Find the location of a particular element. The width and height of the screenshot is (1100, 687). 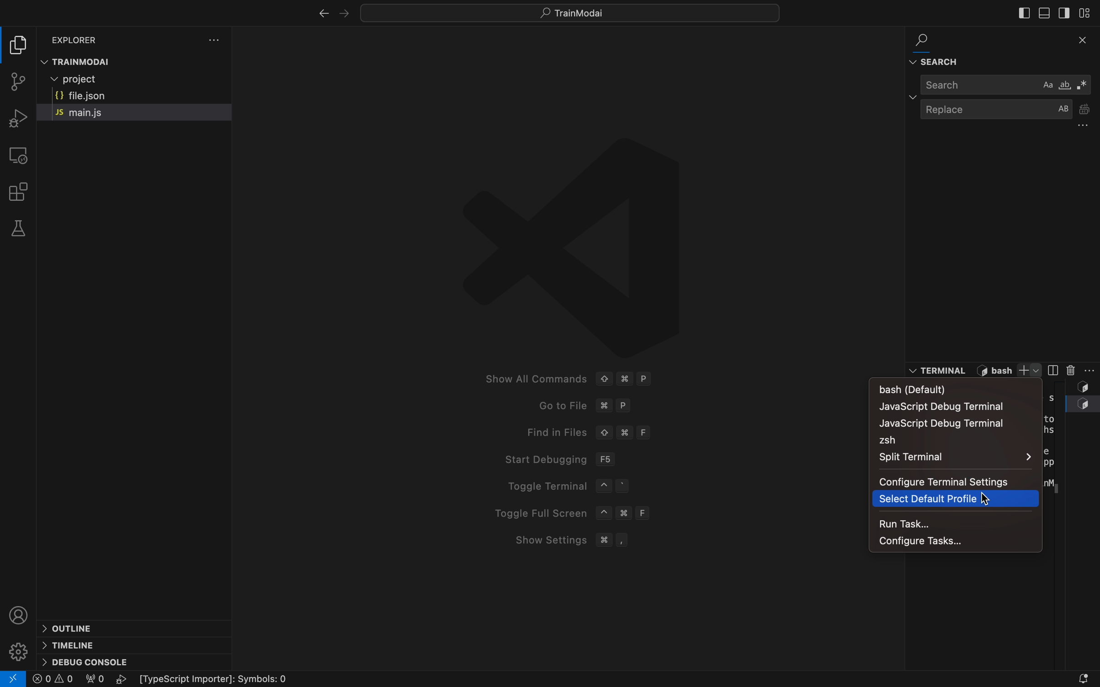

 is located at coordinates (70, 645).